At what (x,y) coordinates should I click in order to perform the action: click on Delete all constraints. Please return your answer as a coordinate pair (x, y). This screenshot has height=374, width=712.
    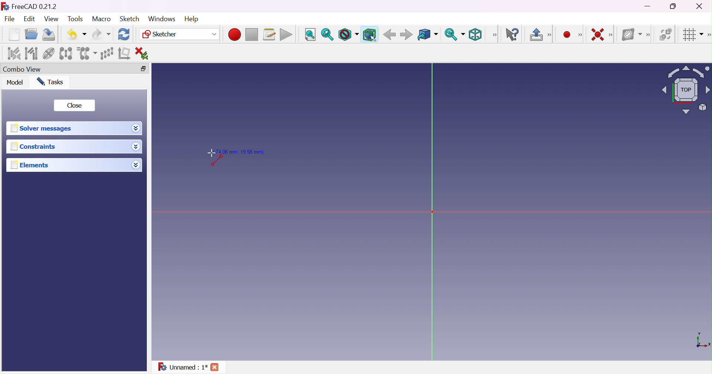
    Looking at the image, I should click on (144, 53).